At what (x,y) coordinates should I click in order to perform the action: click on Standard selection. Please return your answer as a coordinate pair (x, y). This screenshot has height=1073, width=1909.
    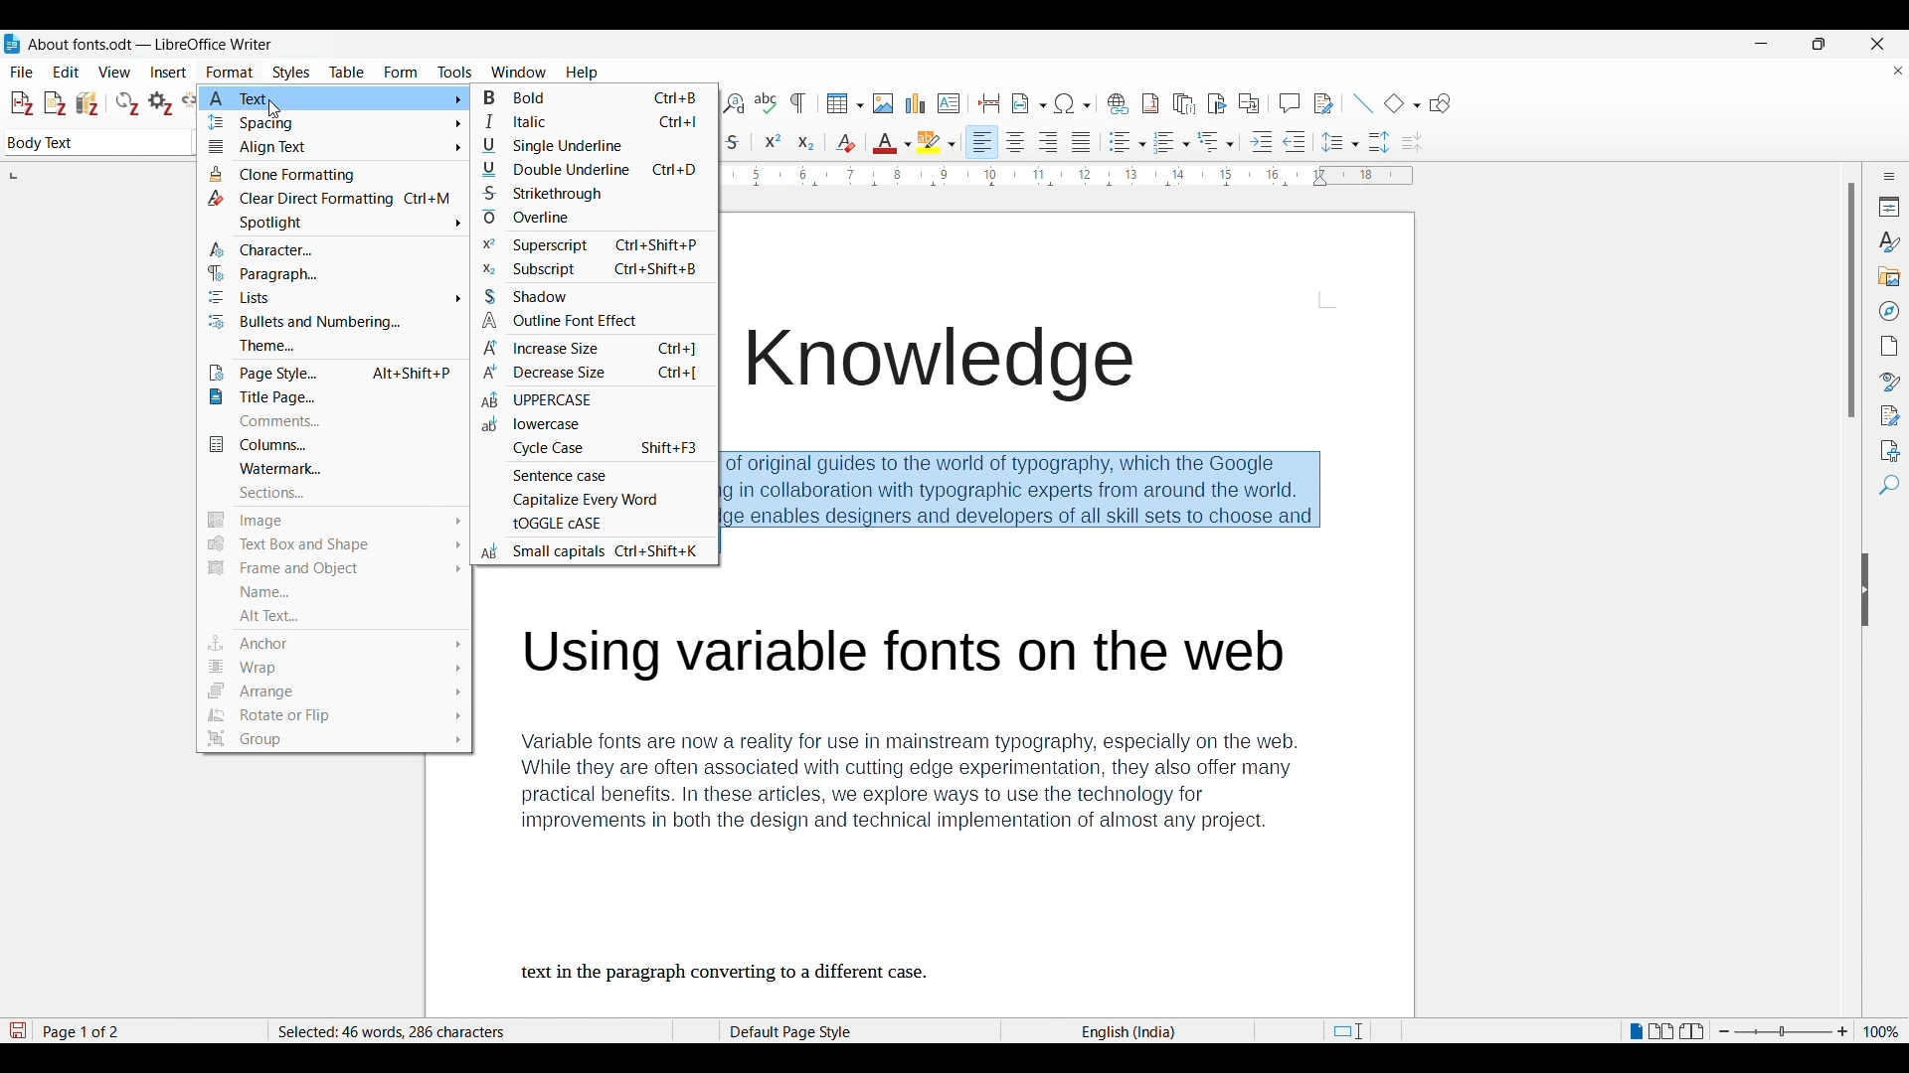
    Looking at the image, I should click on (1346, 1031).